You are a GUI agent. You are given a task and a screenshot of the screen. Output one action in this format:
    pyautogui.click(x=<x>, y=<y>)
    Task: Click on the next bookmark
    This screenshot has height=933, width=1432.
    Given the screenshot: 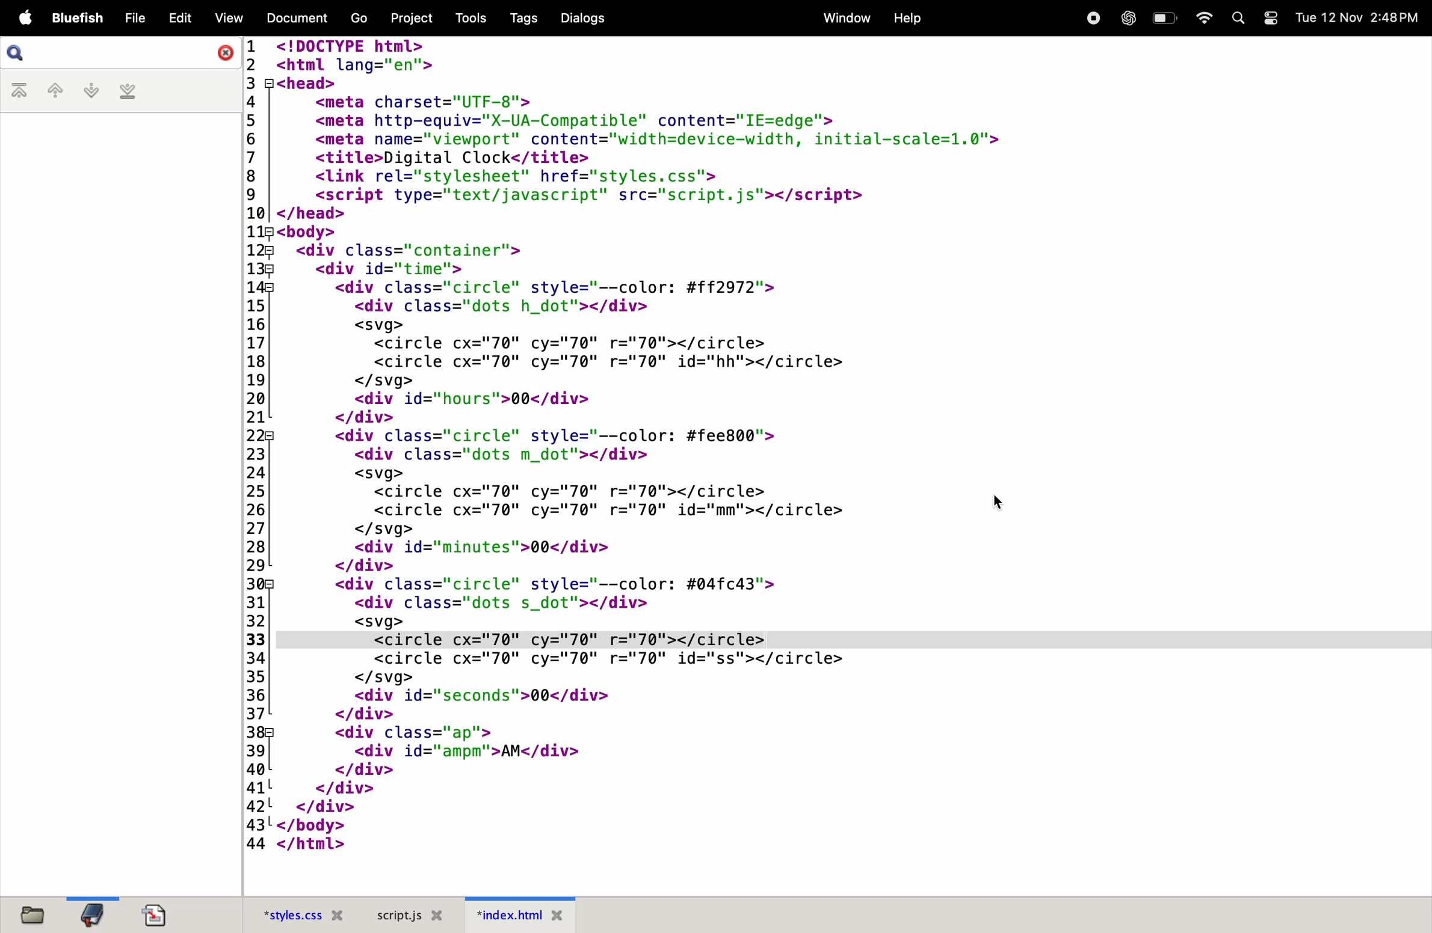 What is the action you would take?
    pyautogui.click(x=93, y=90)
    